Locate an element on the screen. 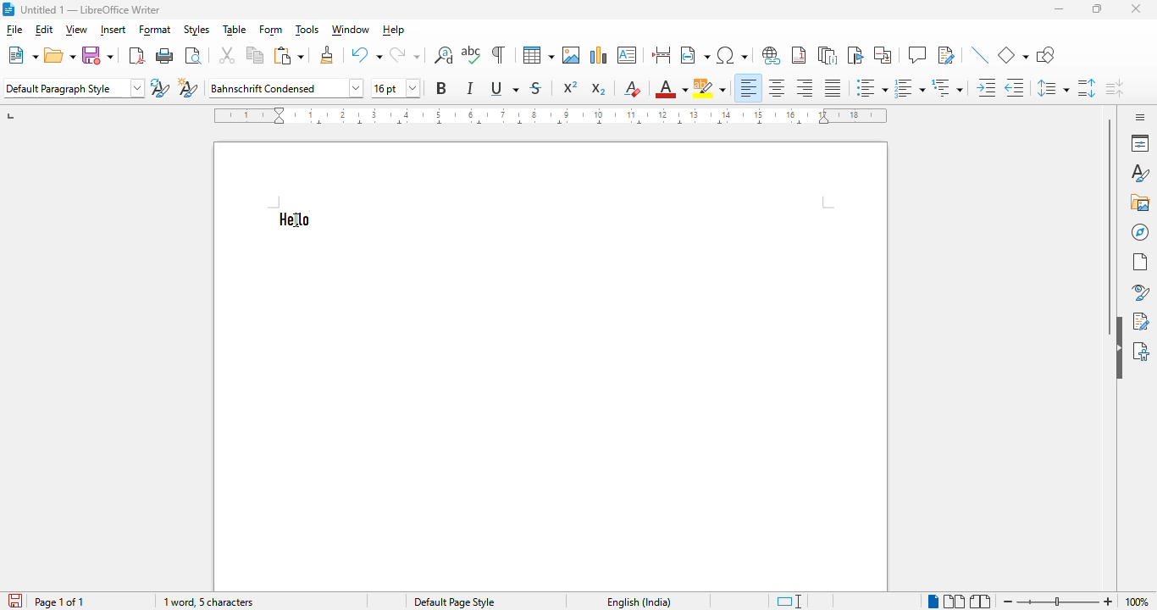 The image size is (1157, 610). set line spacing is located at coordinates (1053, 86).